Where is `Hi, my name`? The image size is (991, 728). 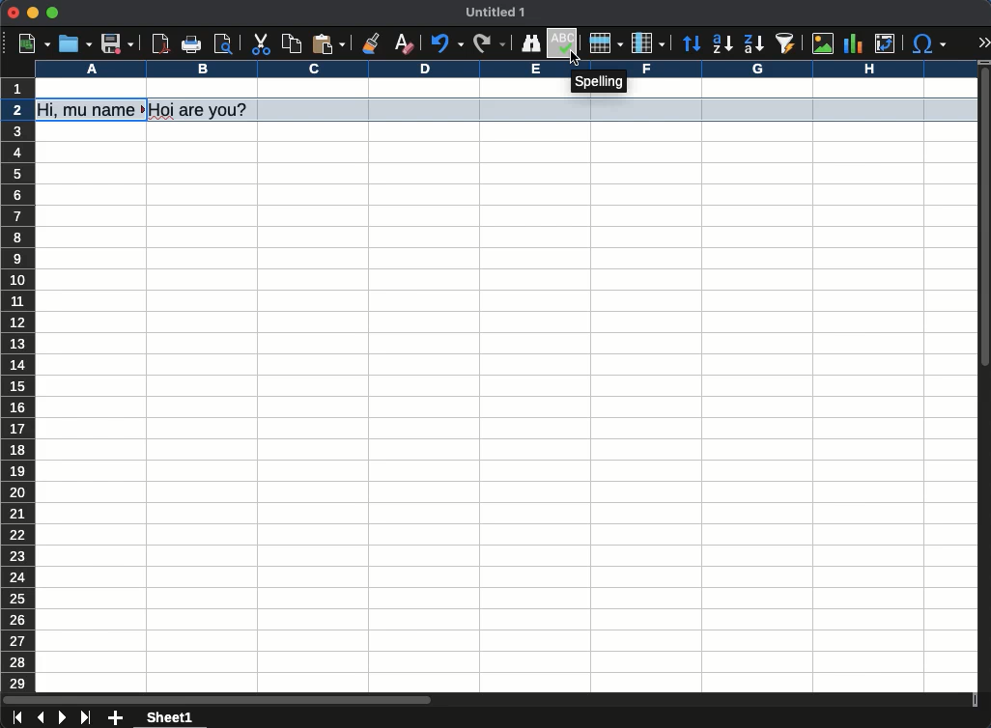 Hi, my name is located at coordinates (91, 110).